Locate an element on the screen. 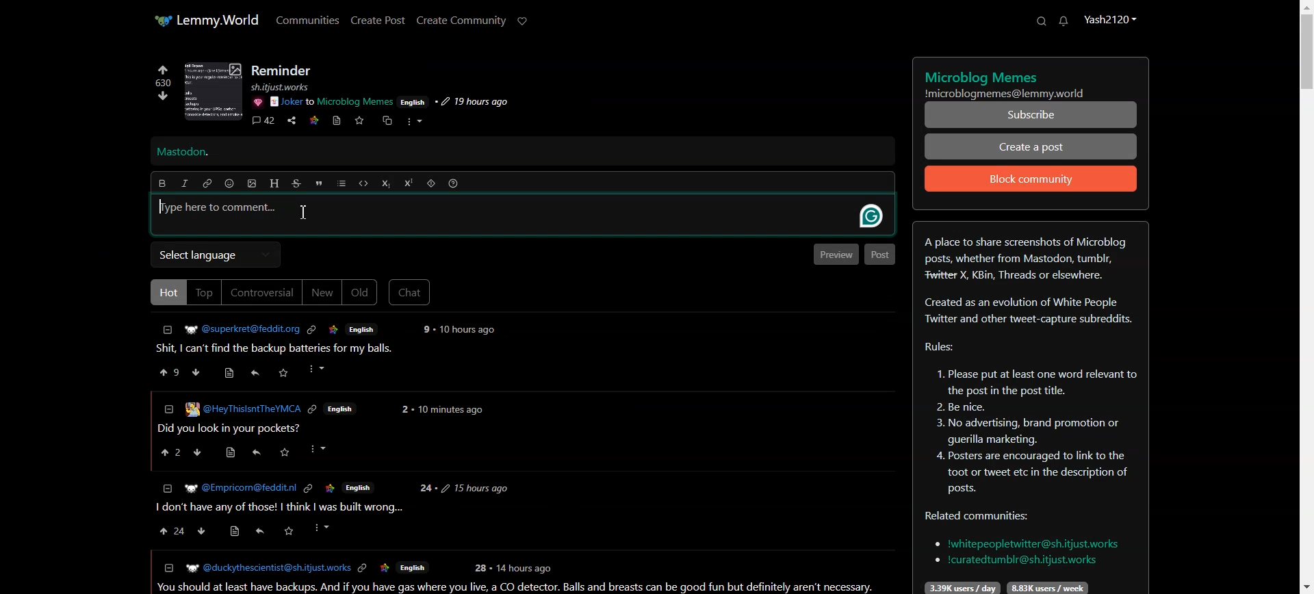 This screenshot has height=594, width=1314.  is located at coordinates (475, 488).